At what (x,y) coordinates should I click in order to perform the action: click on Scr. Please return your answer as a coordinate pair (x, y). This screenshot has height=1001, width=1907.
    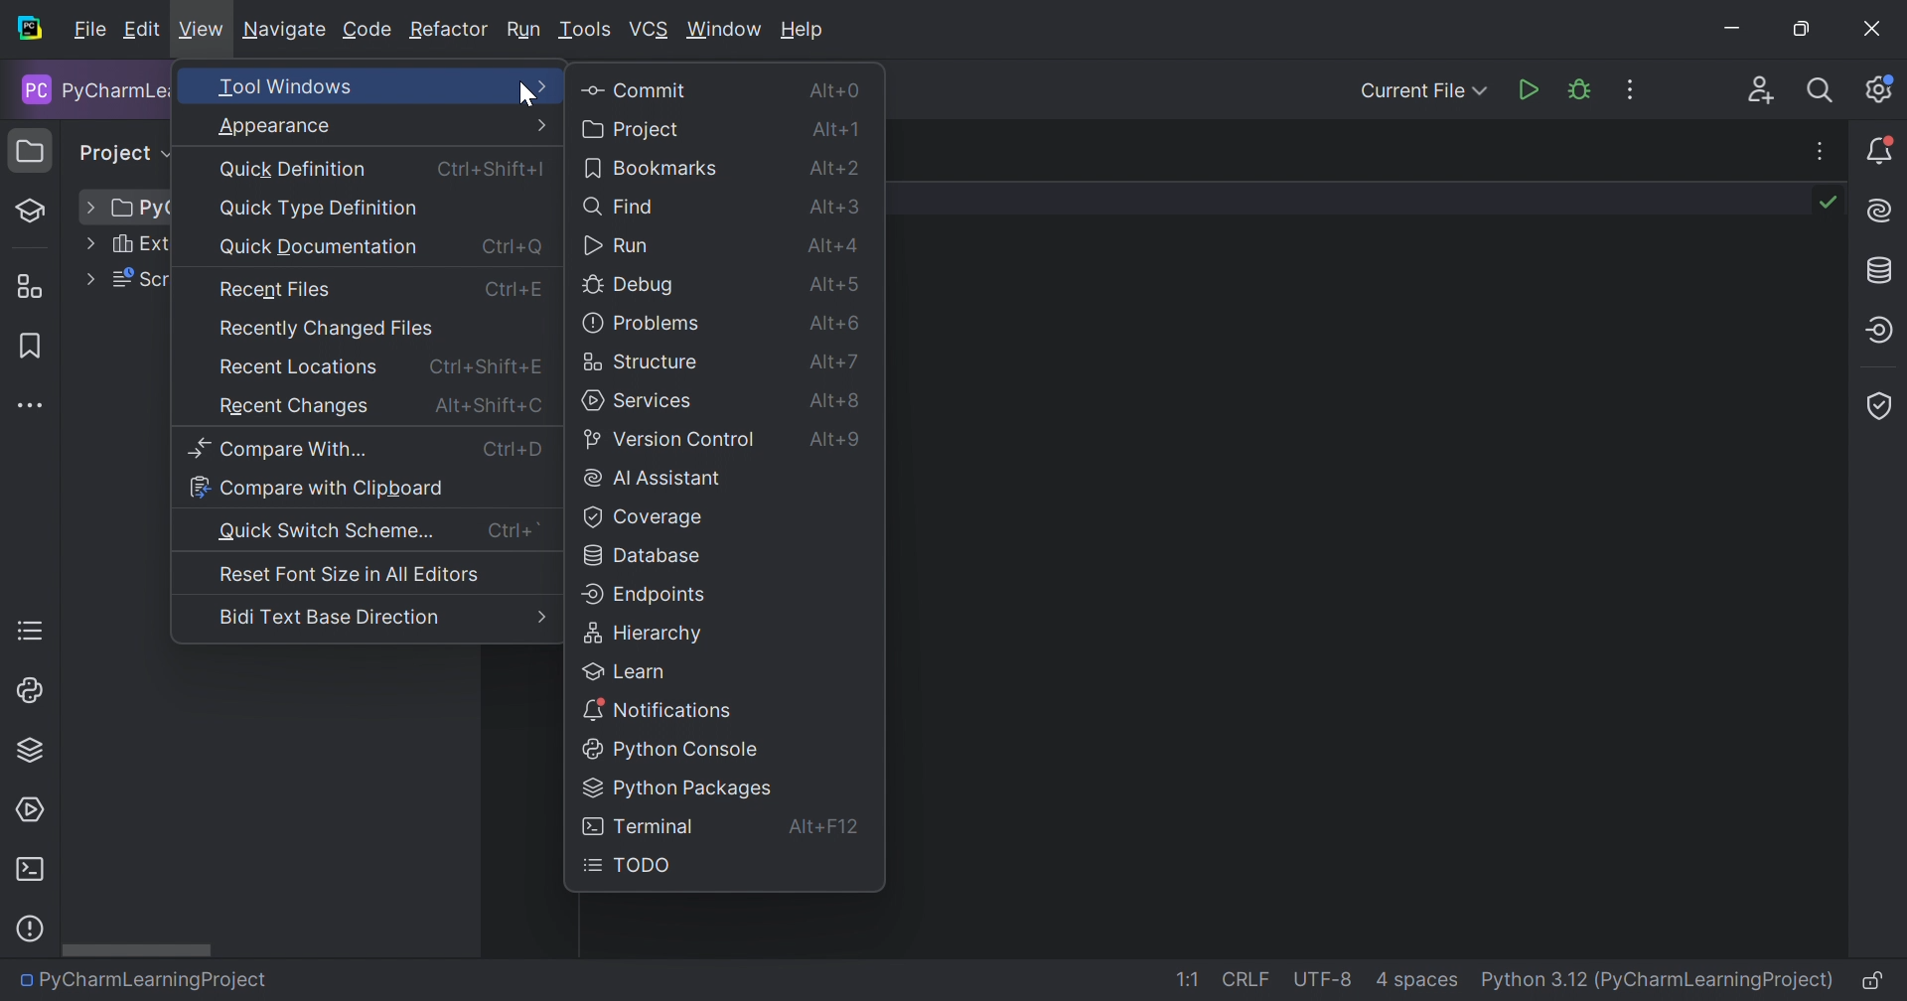
    Looking at the image, I should click on (138, 280).